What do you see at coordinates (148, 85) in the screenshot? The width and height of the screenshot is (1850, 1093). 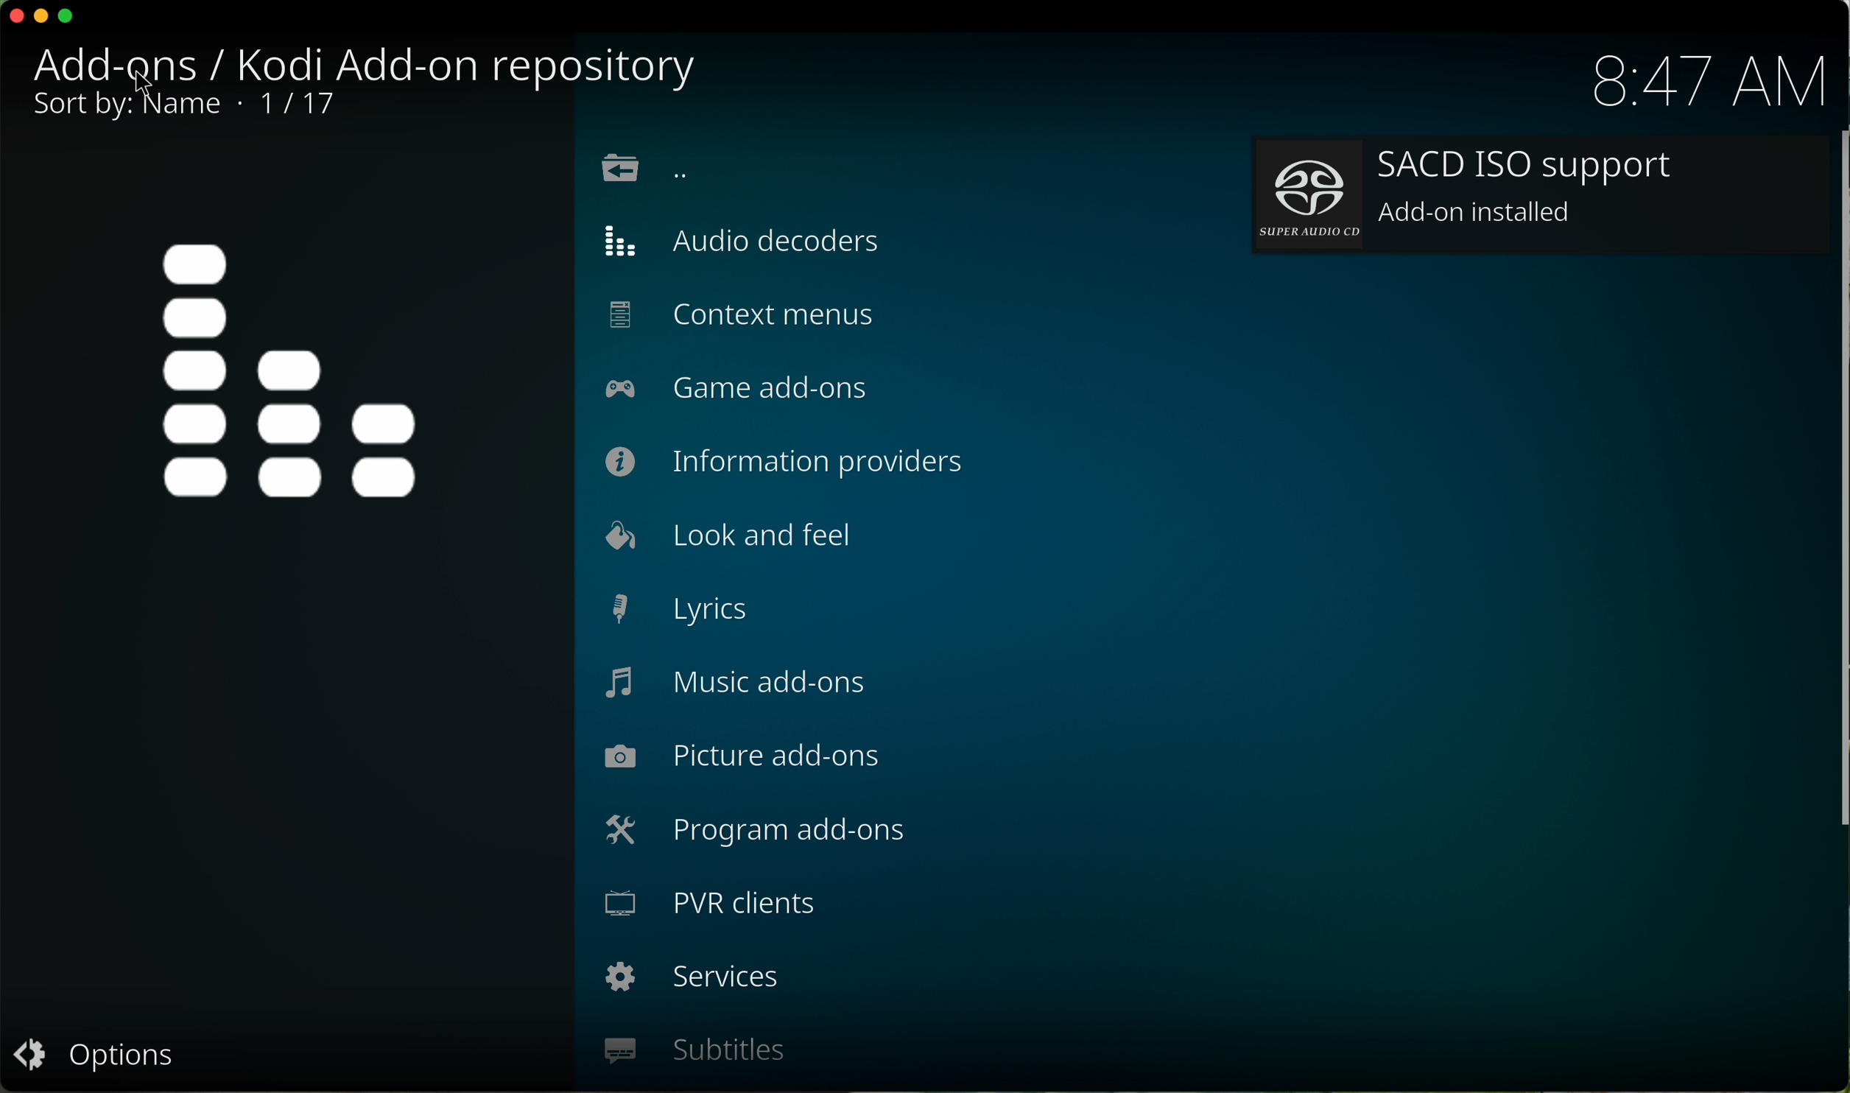 I see `mouse` at bounding box center [148, 85].